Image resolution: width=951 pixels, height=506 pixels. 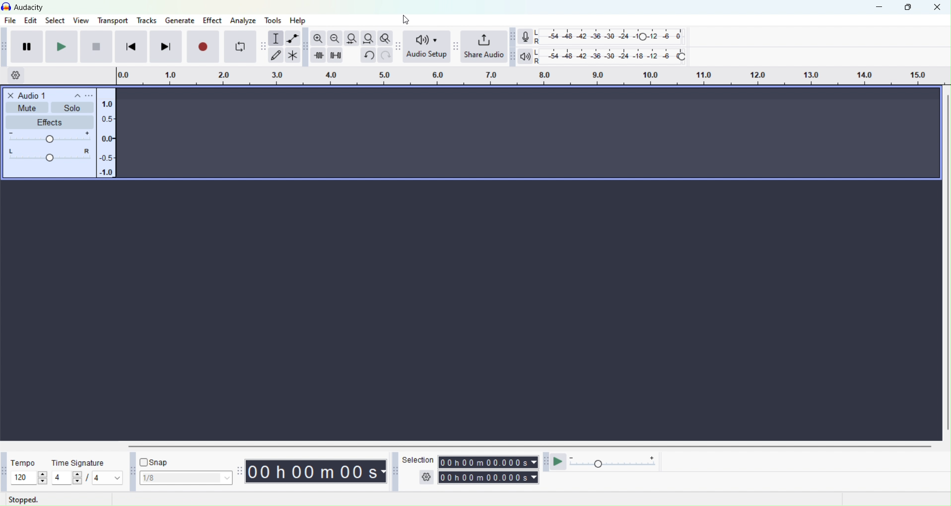 I want to click on track slidebar, so click(x=49, y=154).